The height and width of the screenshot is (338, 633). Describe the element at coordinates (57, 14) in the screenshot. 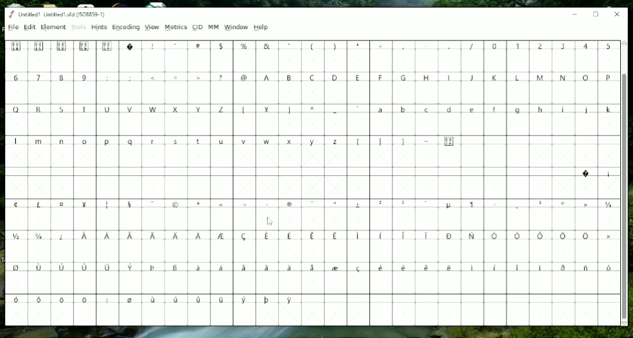

I see `Title` at that location.